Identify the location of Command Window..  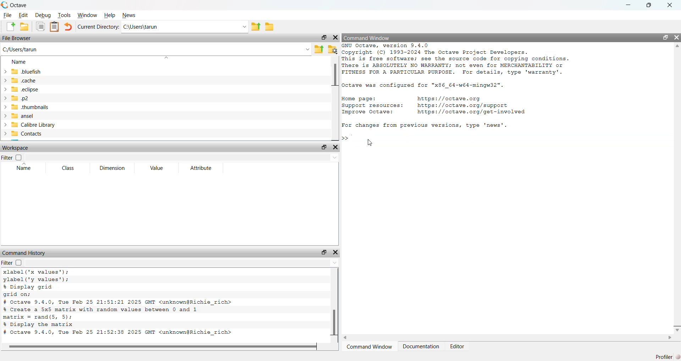
(366, 36).